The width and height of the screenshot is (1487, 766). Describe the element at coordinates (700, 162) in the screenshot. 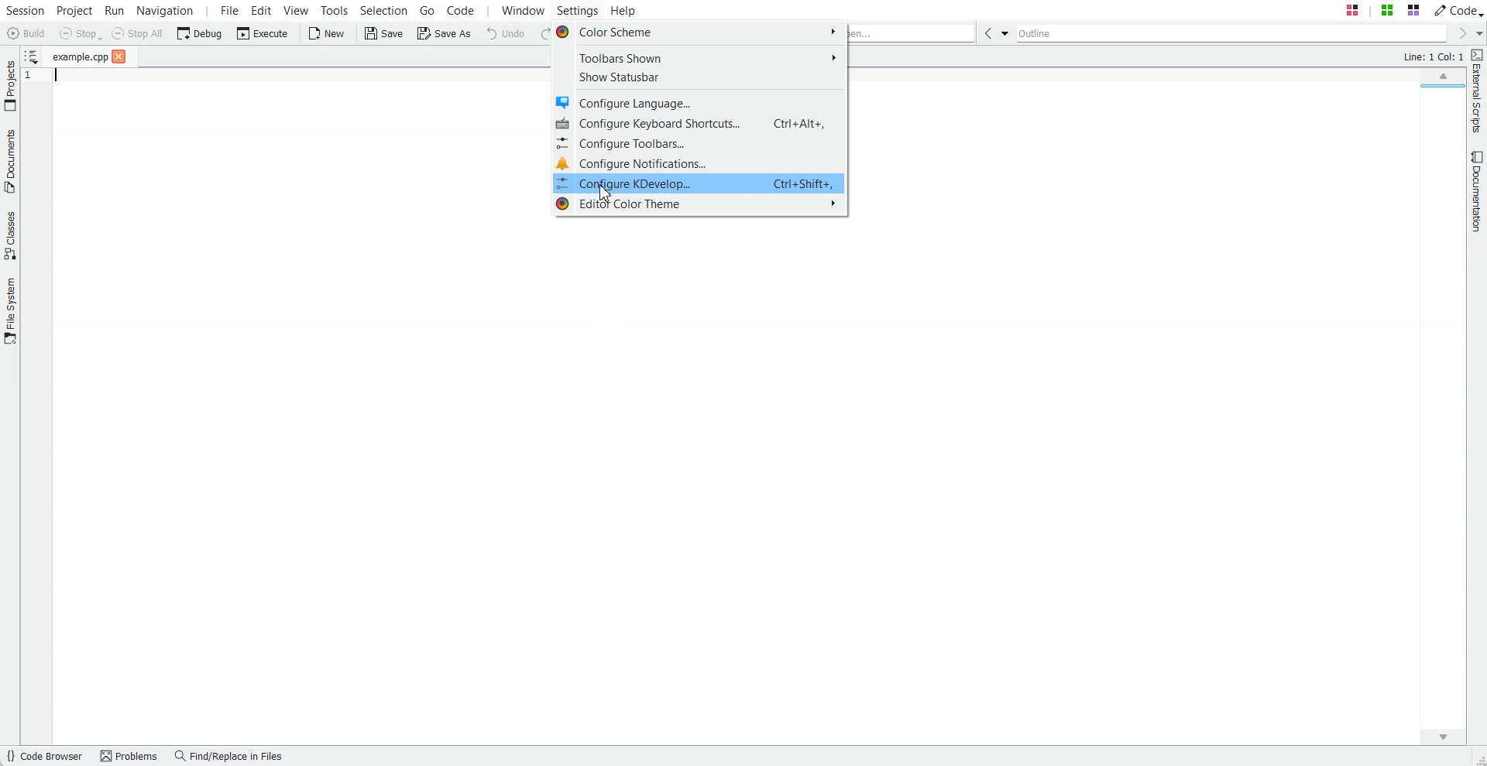

I see `Configure Notifications` at that location.